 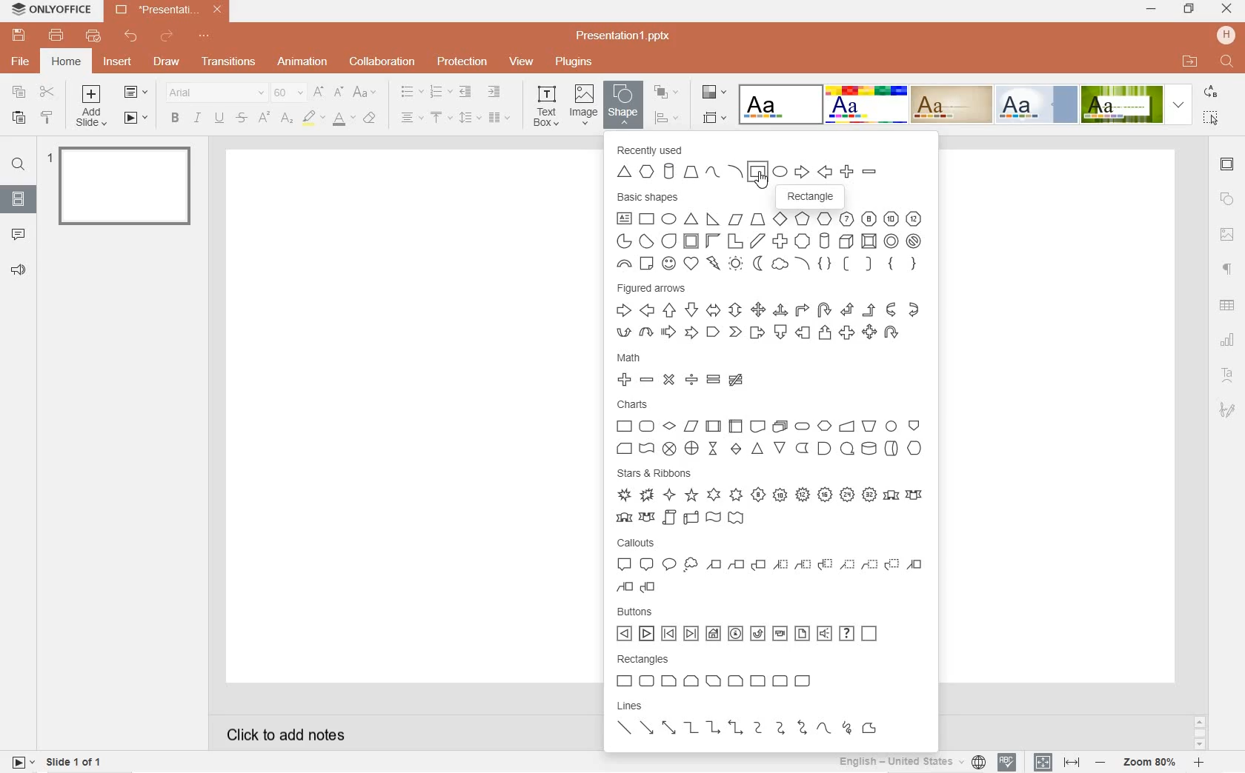 What do you see at coordinates (804, 334) in the screenshot?
I see `Left arrow callout` at bounding box center [804, 334].